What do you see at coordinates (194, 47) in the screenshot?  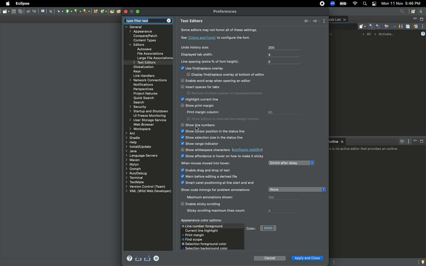 I see `Undo history size` at bounding box center [194, 47].